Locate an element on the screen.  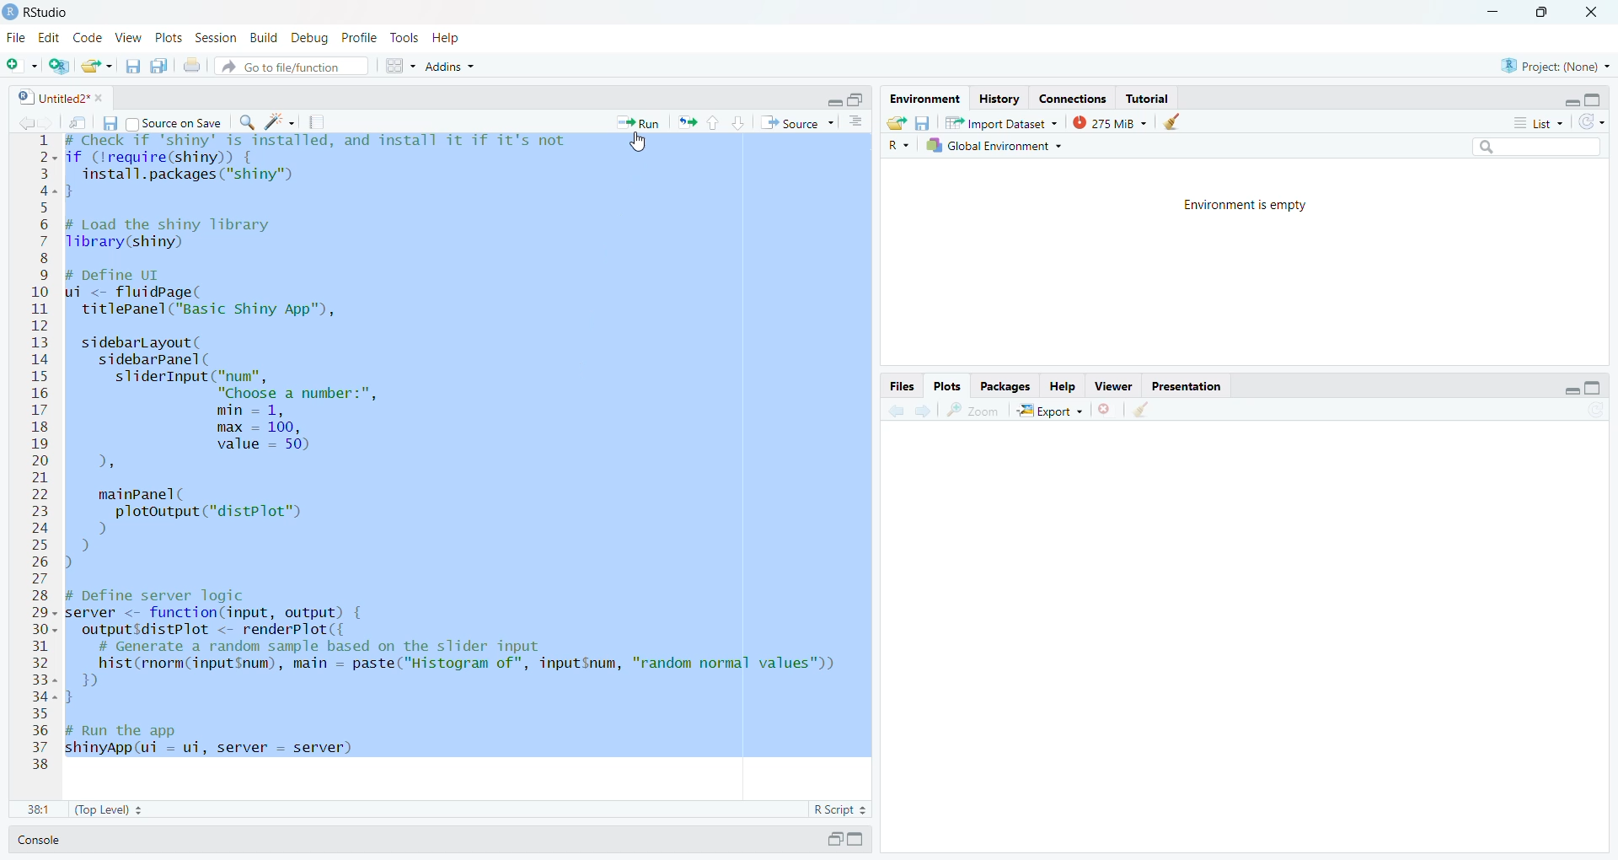
Connections is located at coordinates (1073, 99).